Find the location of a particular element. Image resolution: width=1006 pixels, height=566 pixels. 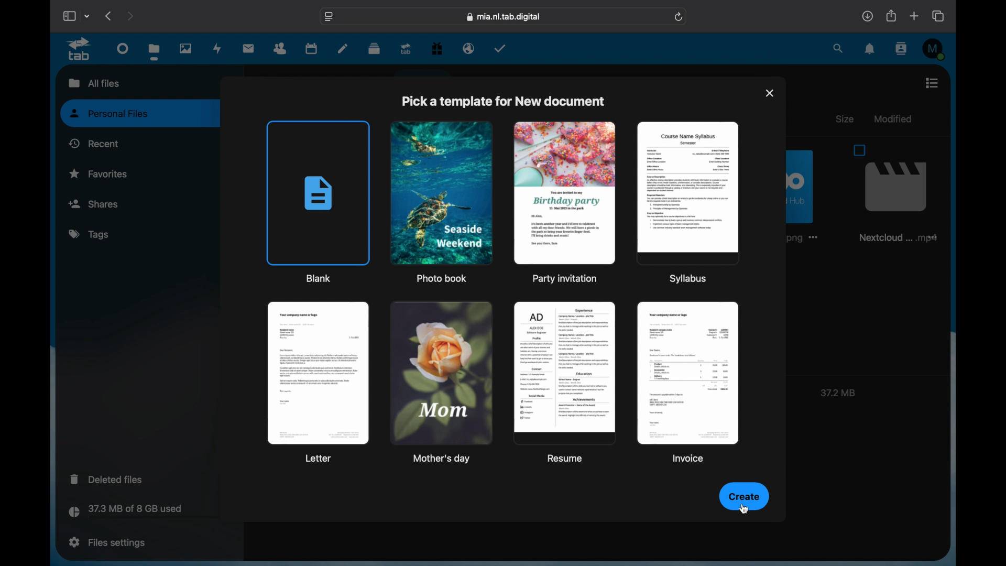

free trial is located at coordinates (437, 49).